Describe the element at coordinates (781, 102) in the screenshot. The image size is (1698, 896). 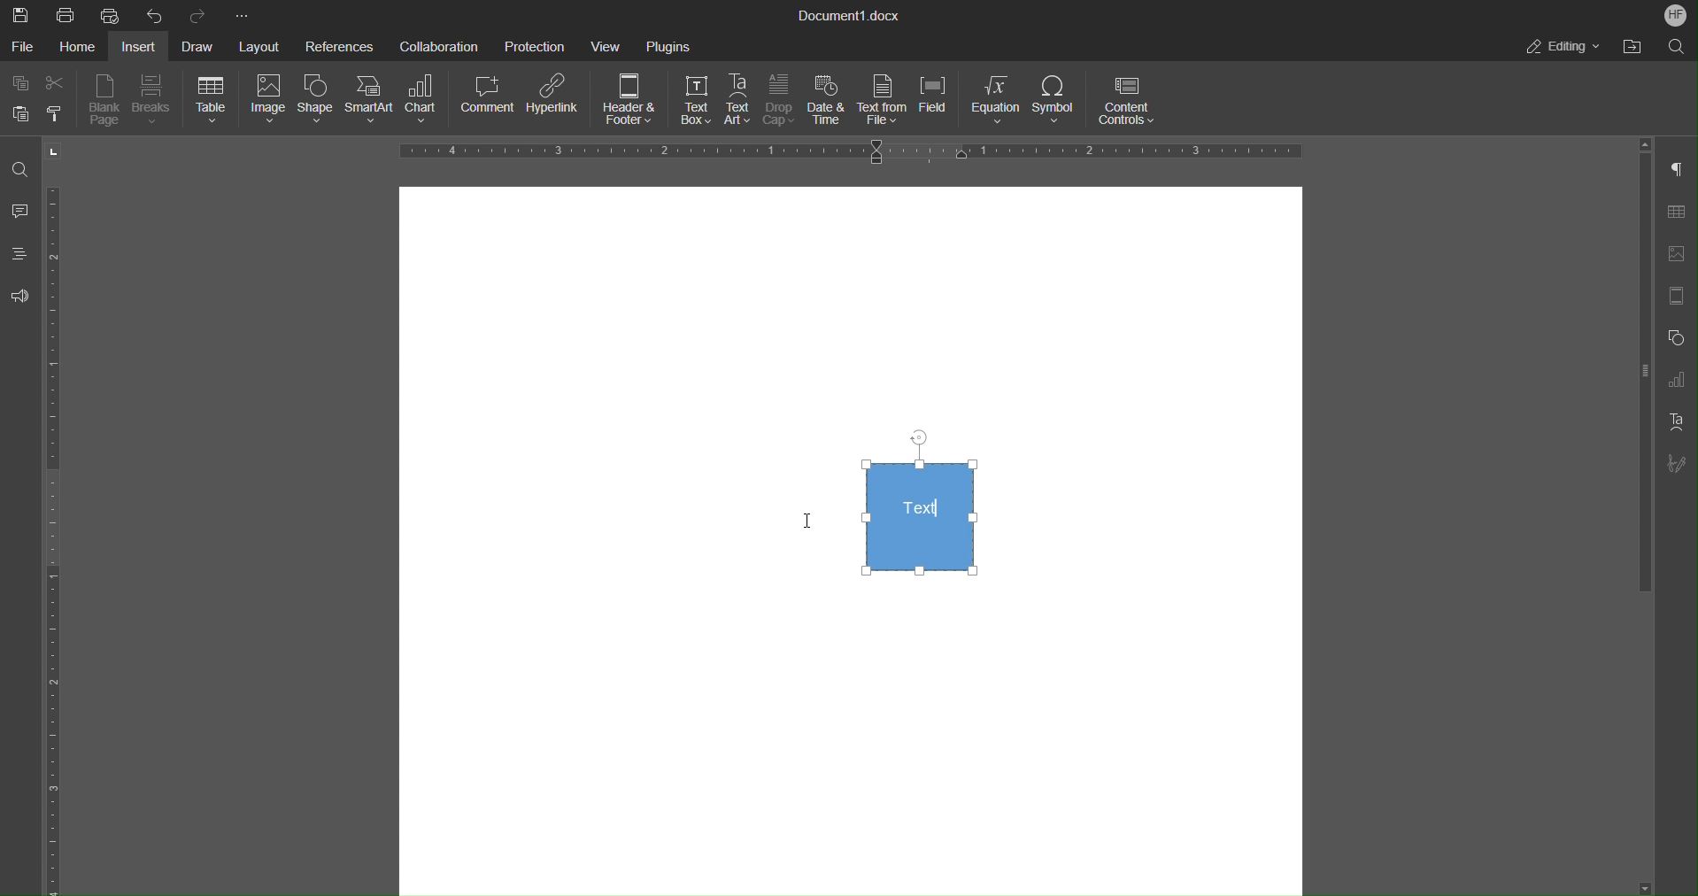
I see `Drop Cap` at that location.